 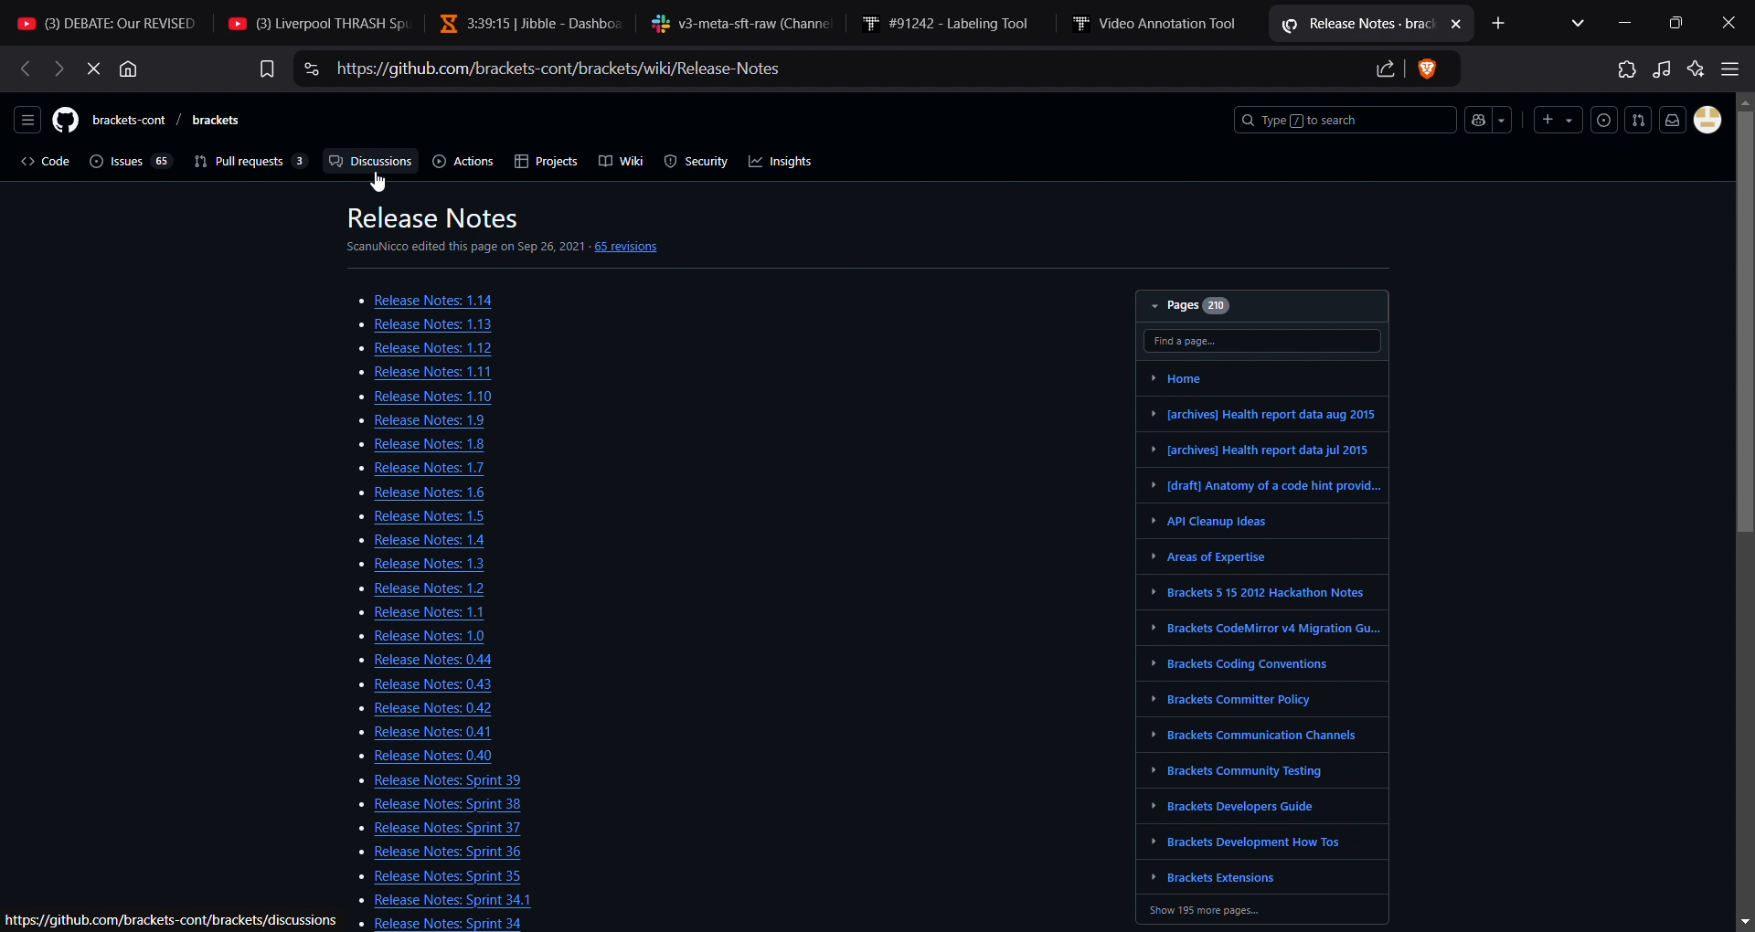 What do you see at coordinates (1227, 771) in the screenshot?
I see `» Brackets Community Testing` at bounding box center [1227, 771].